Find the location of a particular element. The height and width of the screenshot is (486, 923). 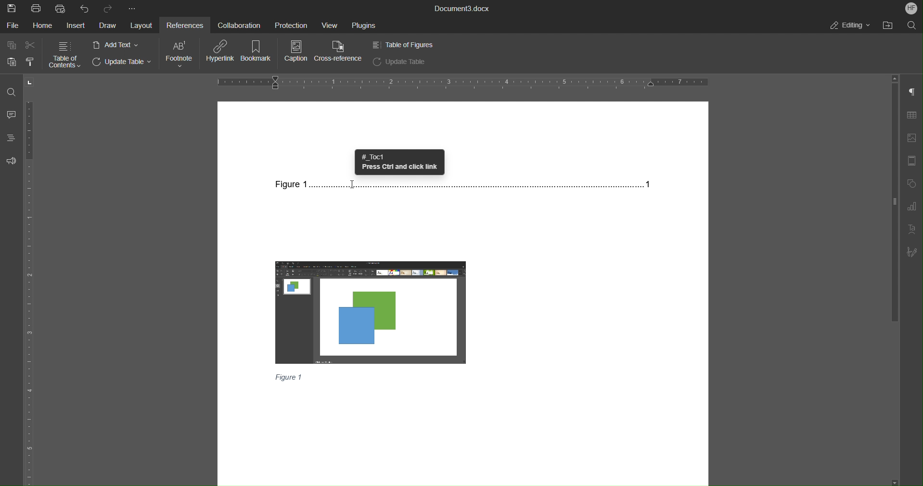

Figure 1 is located at coordinates (463, 184).